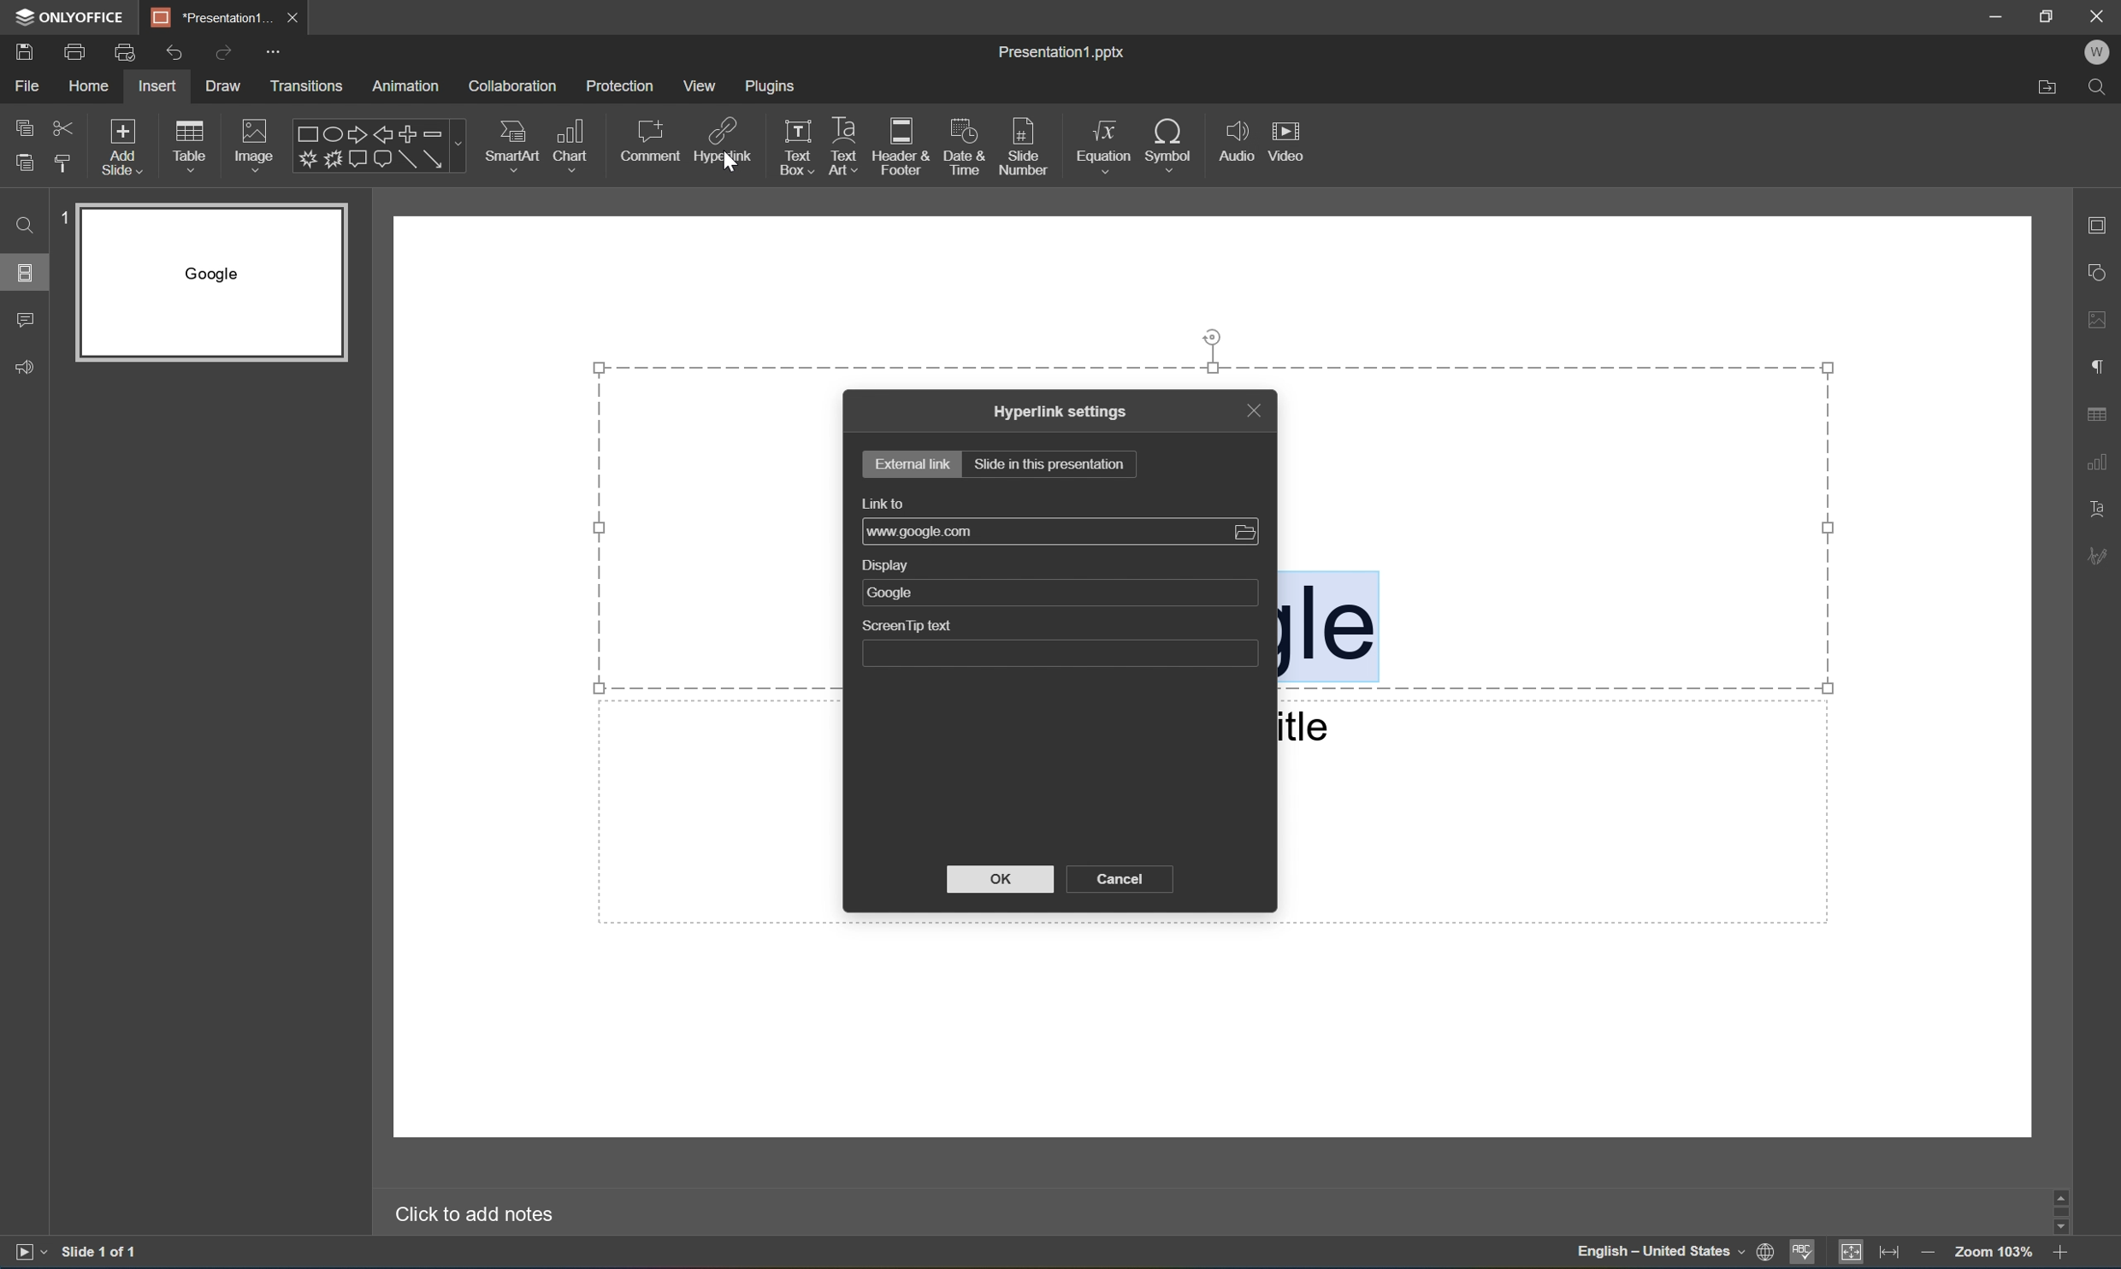 This screenshot has height=1269, width=2121. Describe the element at coordinates (468, 1216) in the screenshot. I see `Click to add notes` at that location.